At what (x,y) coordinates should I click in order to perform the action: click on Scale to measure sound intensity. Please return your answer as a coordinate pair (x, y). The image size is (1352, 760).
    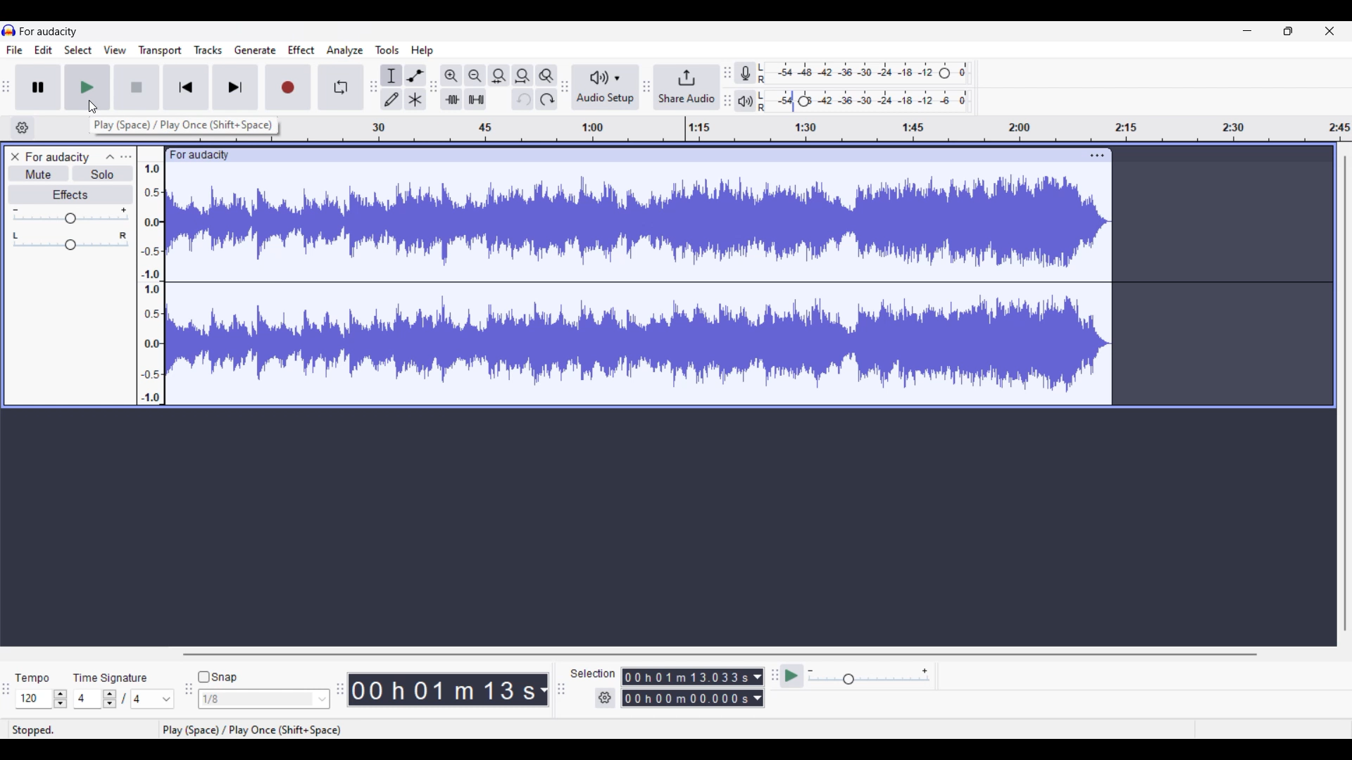
    Looking at the image, I should click on (151, 283).